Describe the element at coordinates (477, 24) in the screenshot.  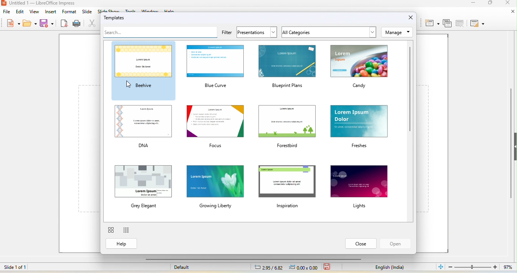
I see `slide layout` at that location.